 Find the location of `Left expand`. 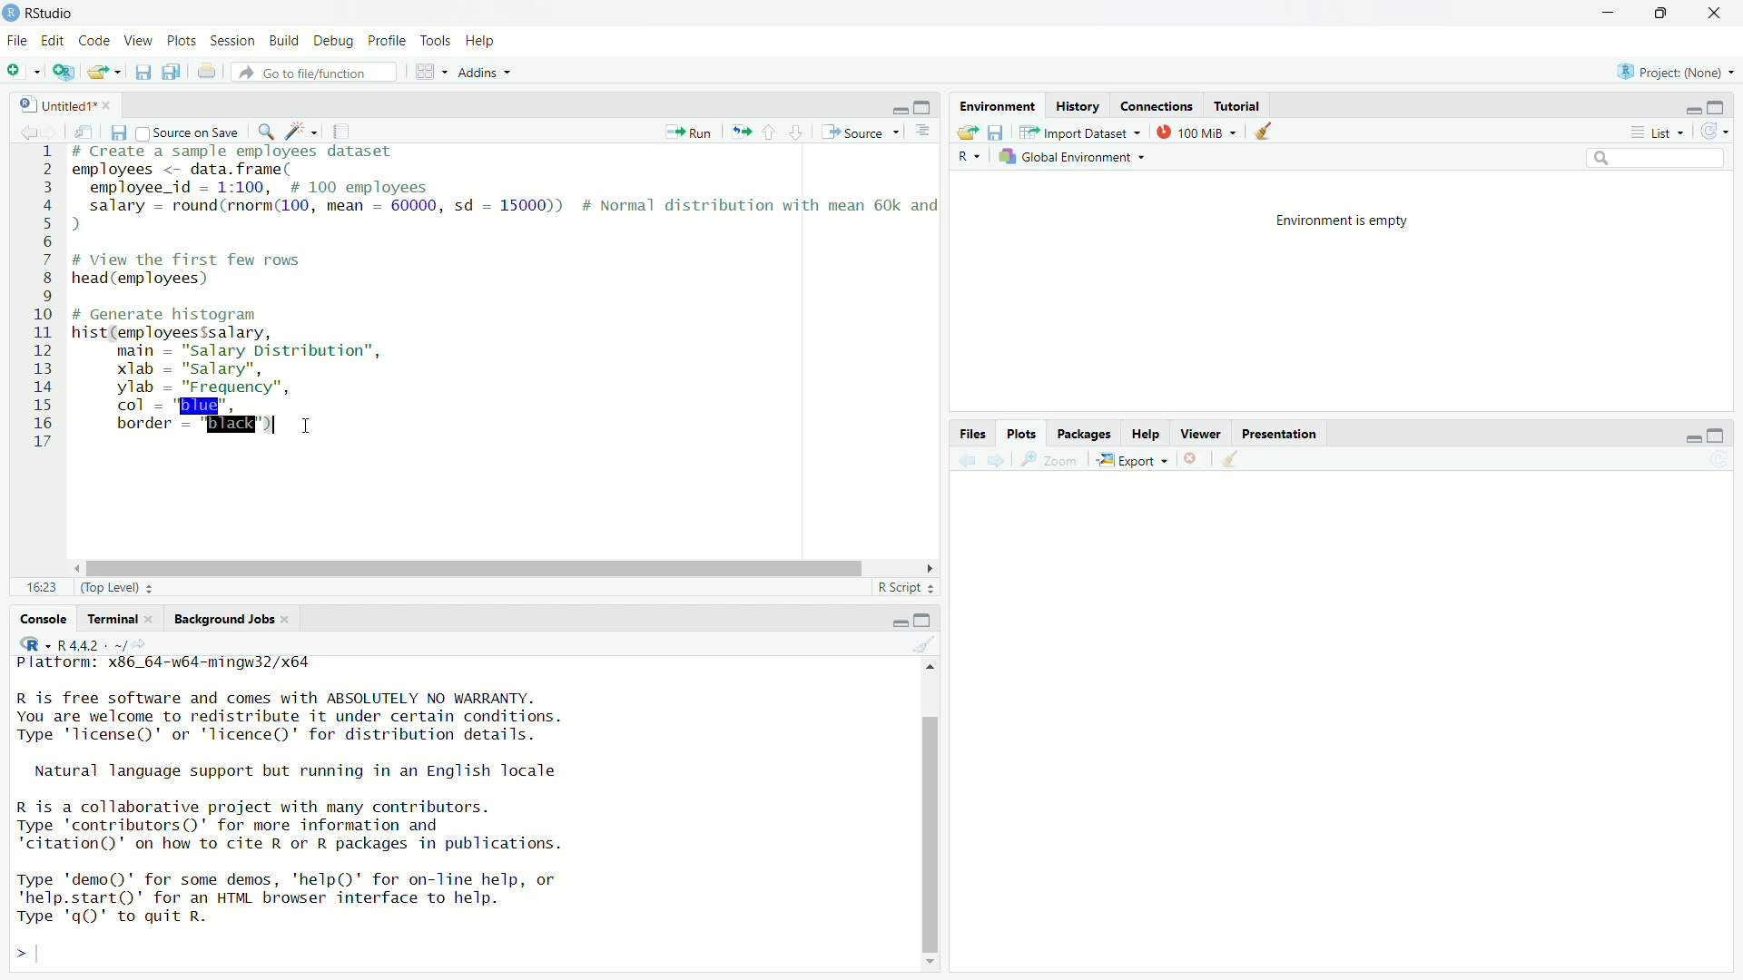

Left expand is located at coordinates (21, 953).